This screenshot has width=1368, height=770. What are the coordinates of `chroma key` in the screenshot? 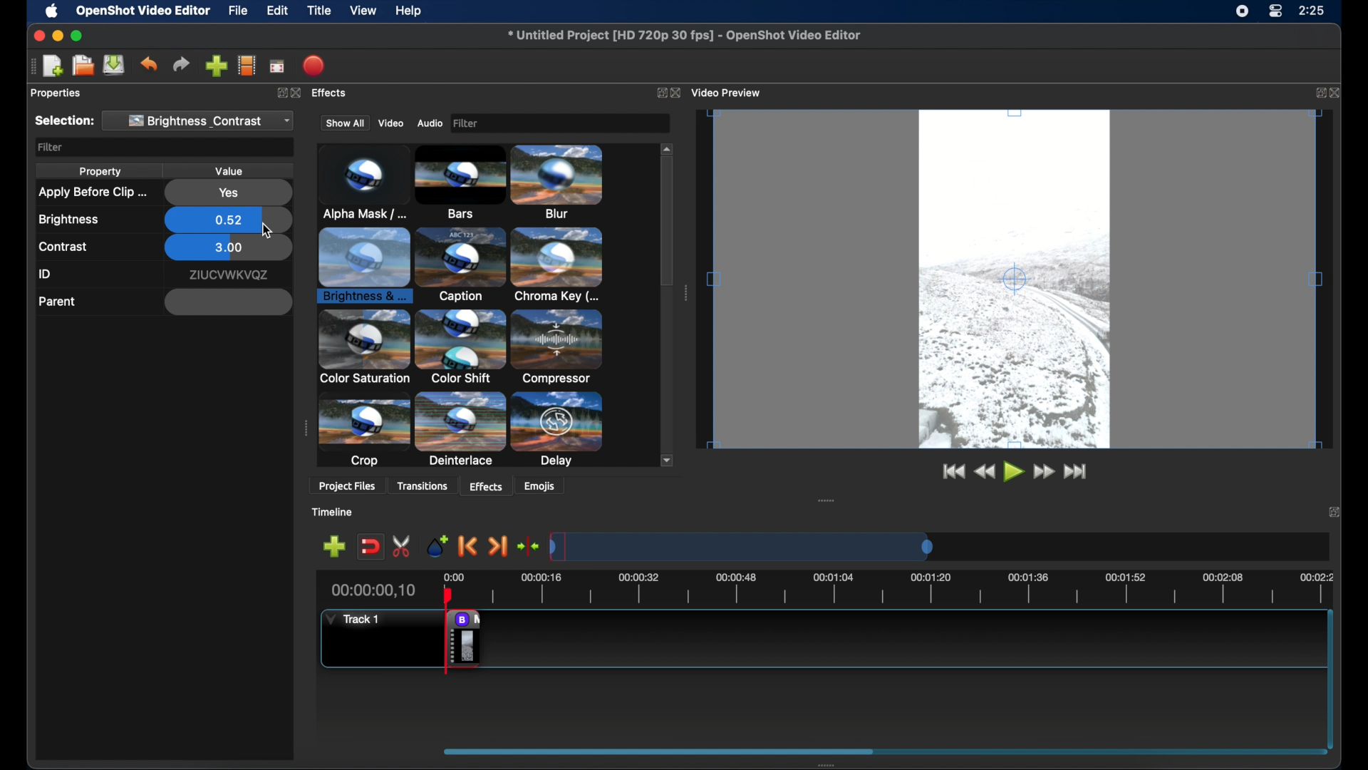 It's located at (364, 265).